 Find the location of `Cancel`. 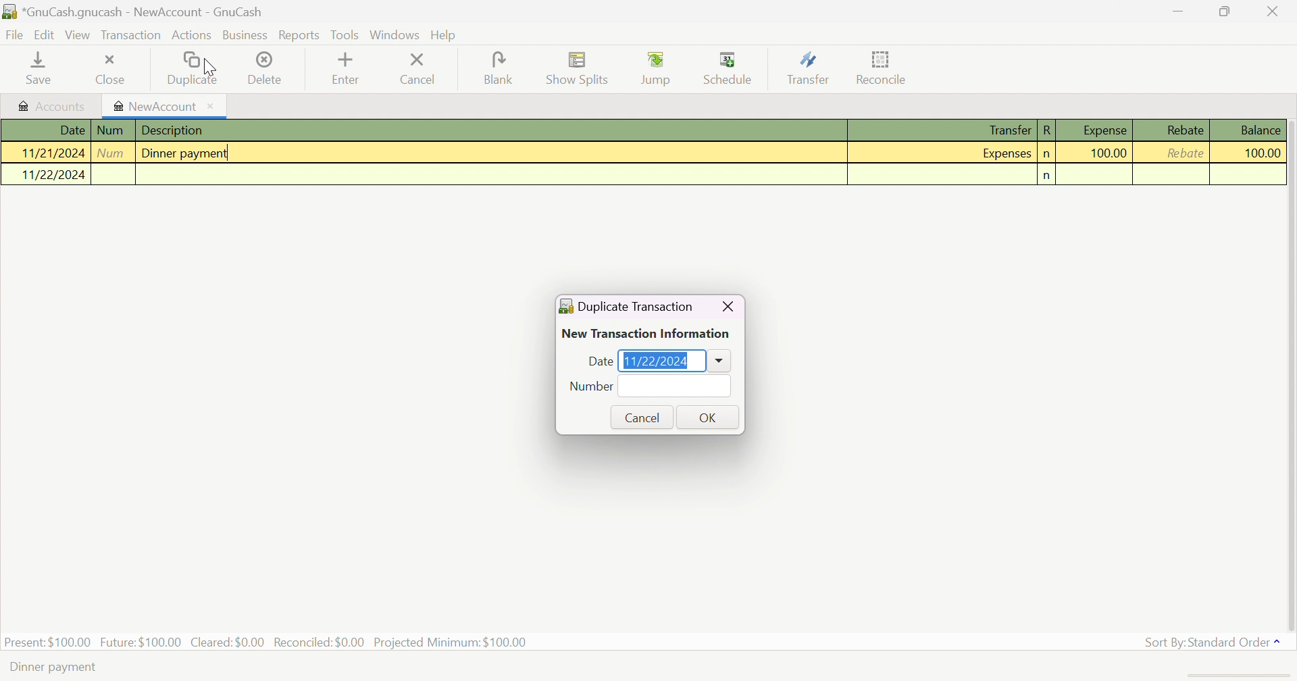

Cancel is located at coordinates (417, 68).